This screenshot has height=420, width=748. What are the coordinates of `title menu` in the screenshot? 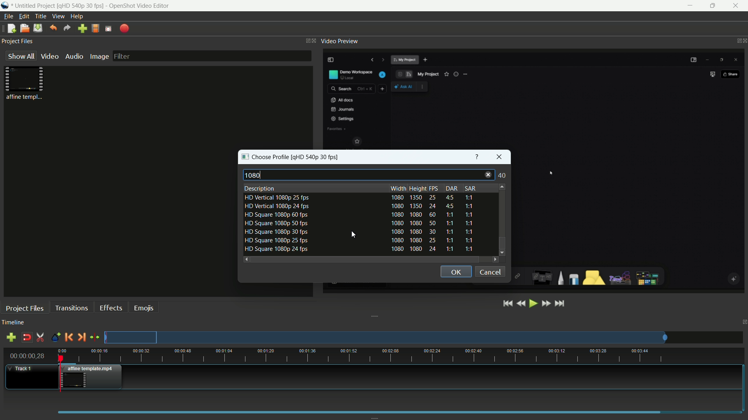 It's located at (41, 16).